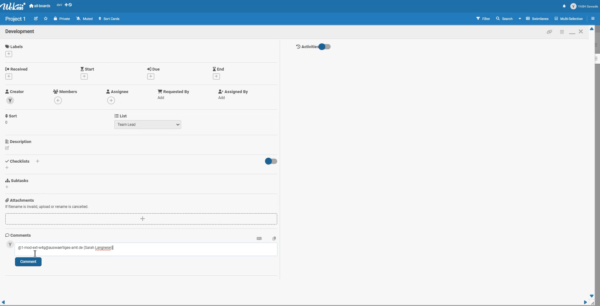 This screenshot has height=306, width=600. I want to click on Recent open file, so click(59, 6).